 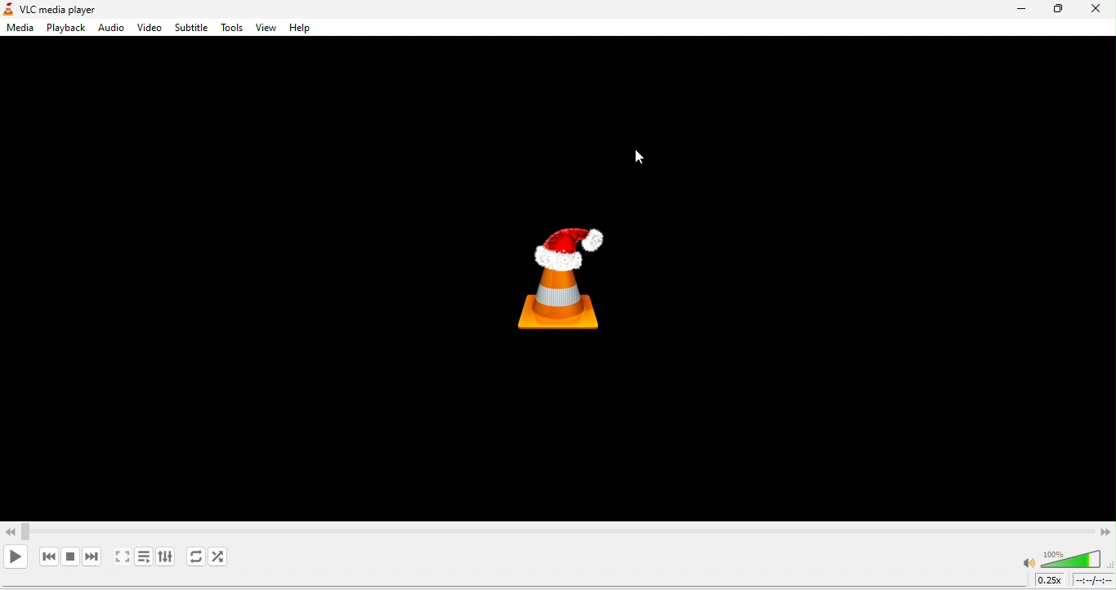 I want to click on tools, so click(x=231, y=29).